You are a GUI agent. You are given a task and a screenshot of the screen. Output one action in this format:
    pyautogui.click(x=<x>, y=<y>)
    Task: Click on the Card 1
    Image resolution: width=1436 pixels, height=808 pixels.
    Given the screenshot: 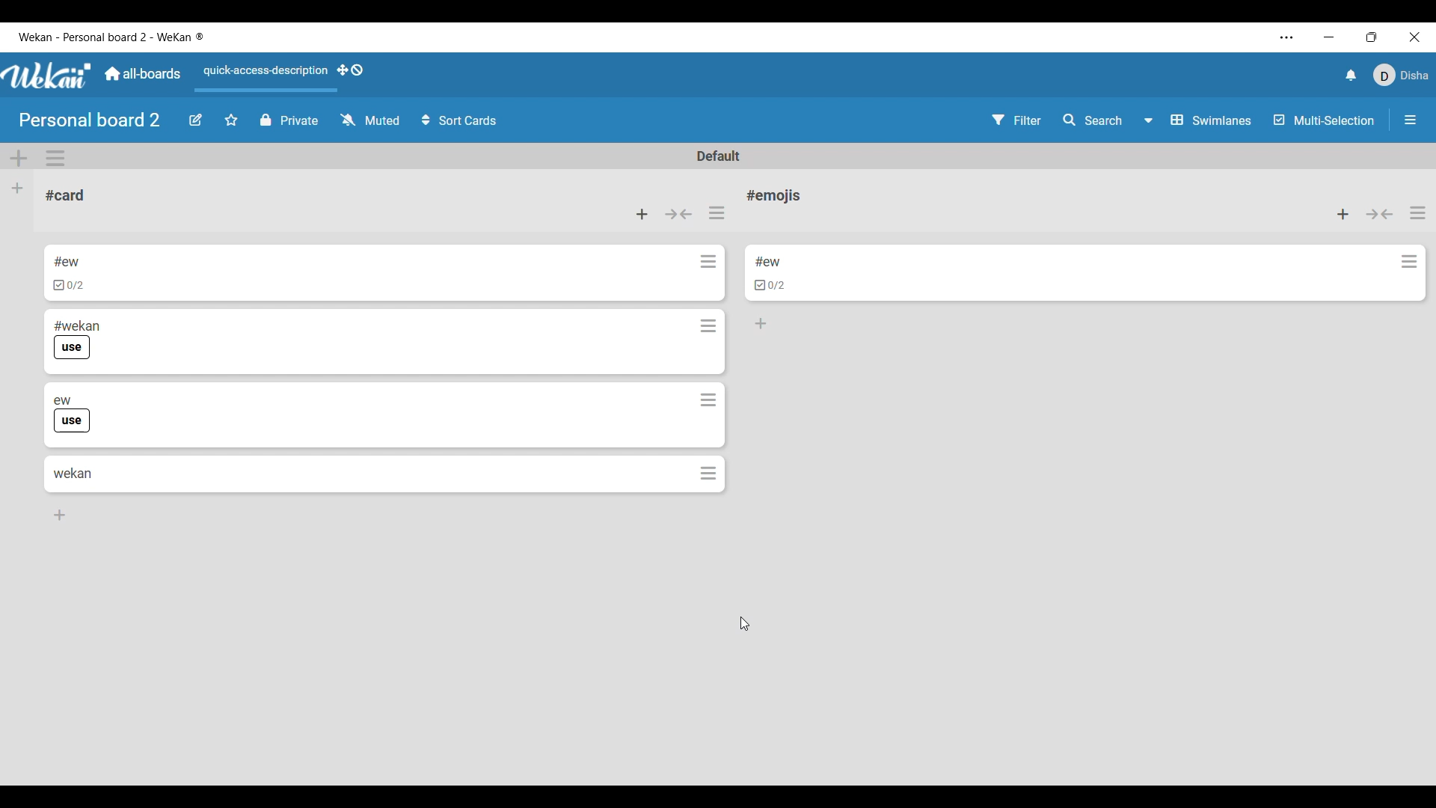 What is the action you would take?
    pyautogui.click(x=117, y=260)
    